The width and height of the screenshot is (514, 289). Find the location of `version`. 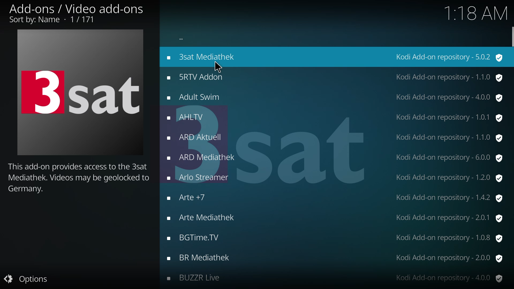

version is located at coordinates (447, 78).